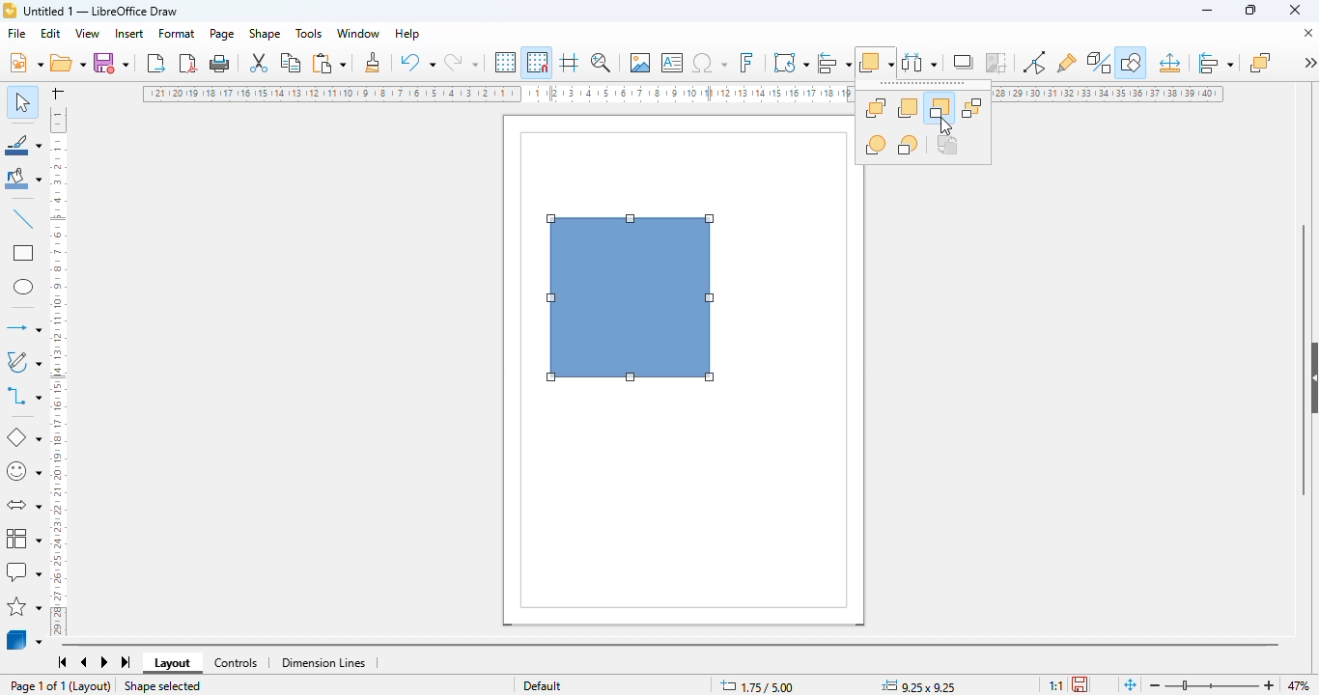 This screenshot has width=1319, height=695. What do you see at coordinates (22, 327) in the screenshot?
I see `lines and arrows` at bounding box center [22, 327].